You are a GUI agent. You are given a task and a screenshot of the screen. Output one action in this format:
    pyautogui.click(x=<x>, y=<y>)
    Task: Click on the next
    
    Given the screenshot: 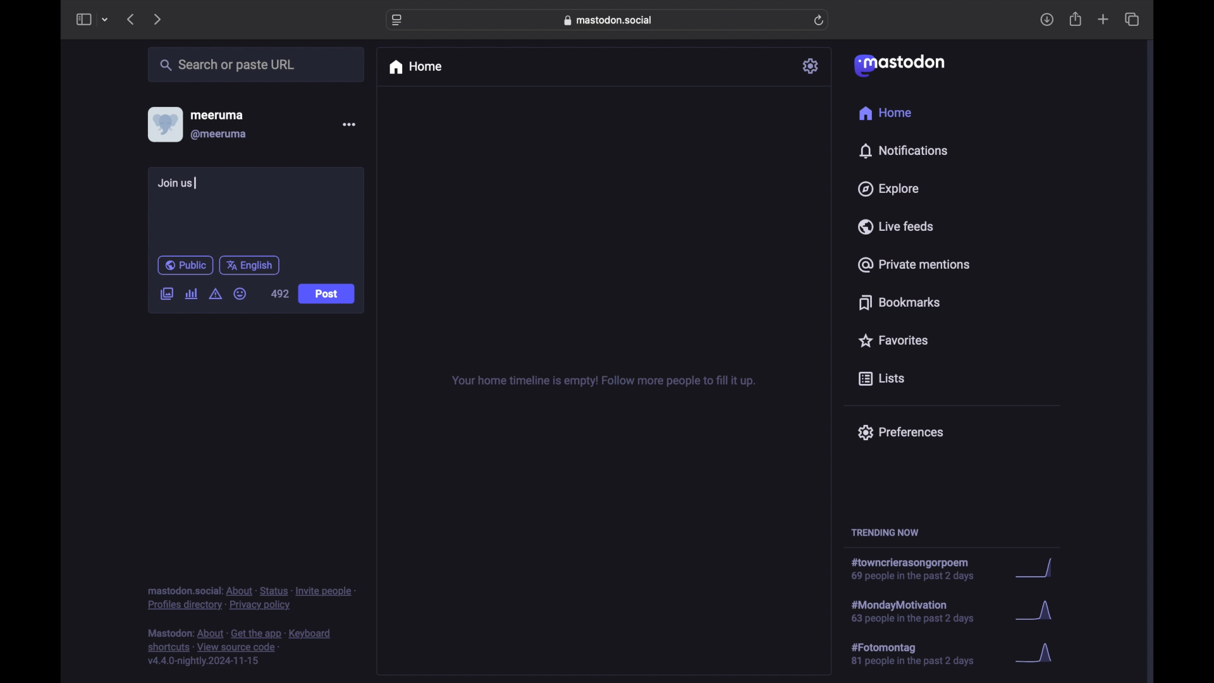 What is the action you would take?
    pyautogui.click(x=159, y=19)
    